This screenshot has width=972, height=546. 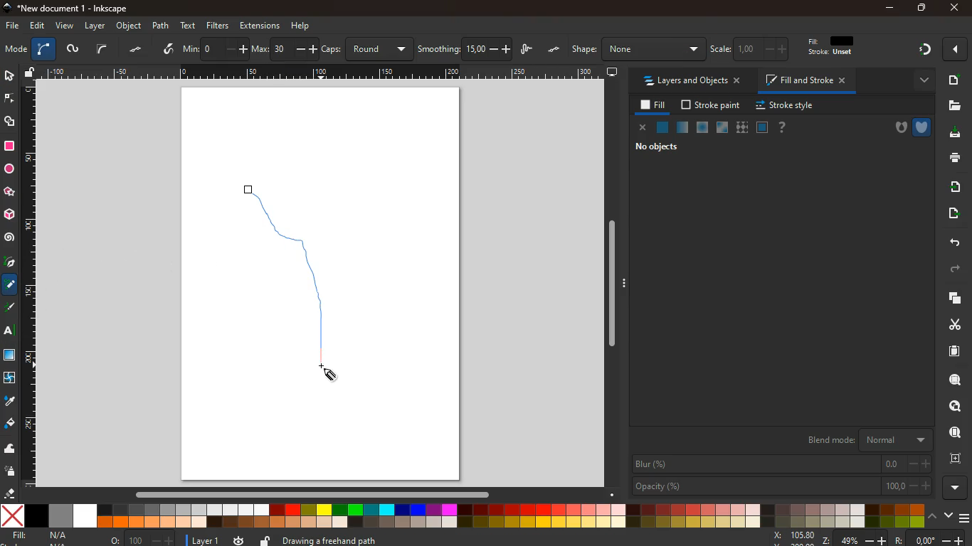 I want to click on shape, so click(x=11, y=121).